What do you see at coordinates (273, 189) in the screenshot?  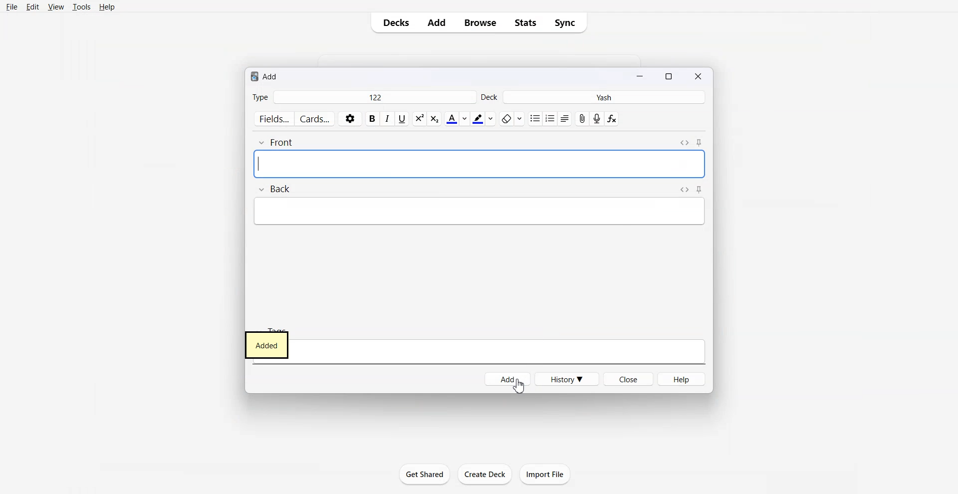 I see `Back` at bounding box center [273, 189].